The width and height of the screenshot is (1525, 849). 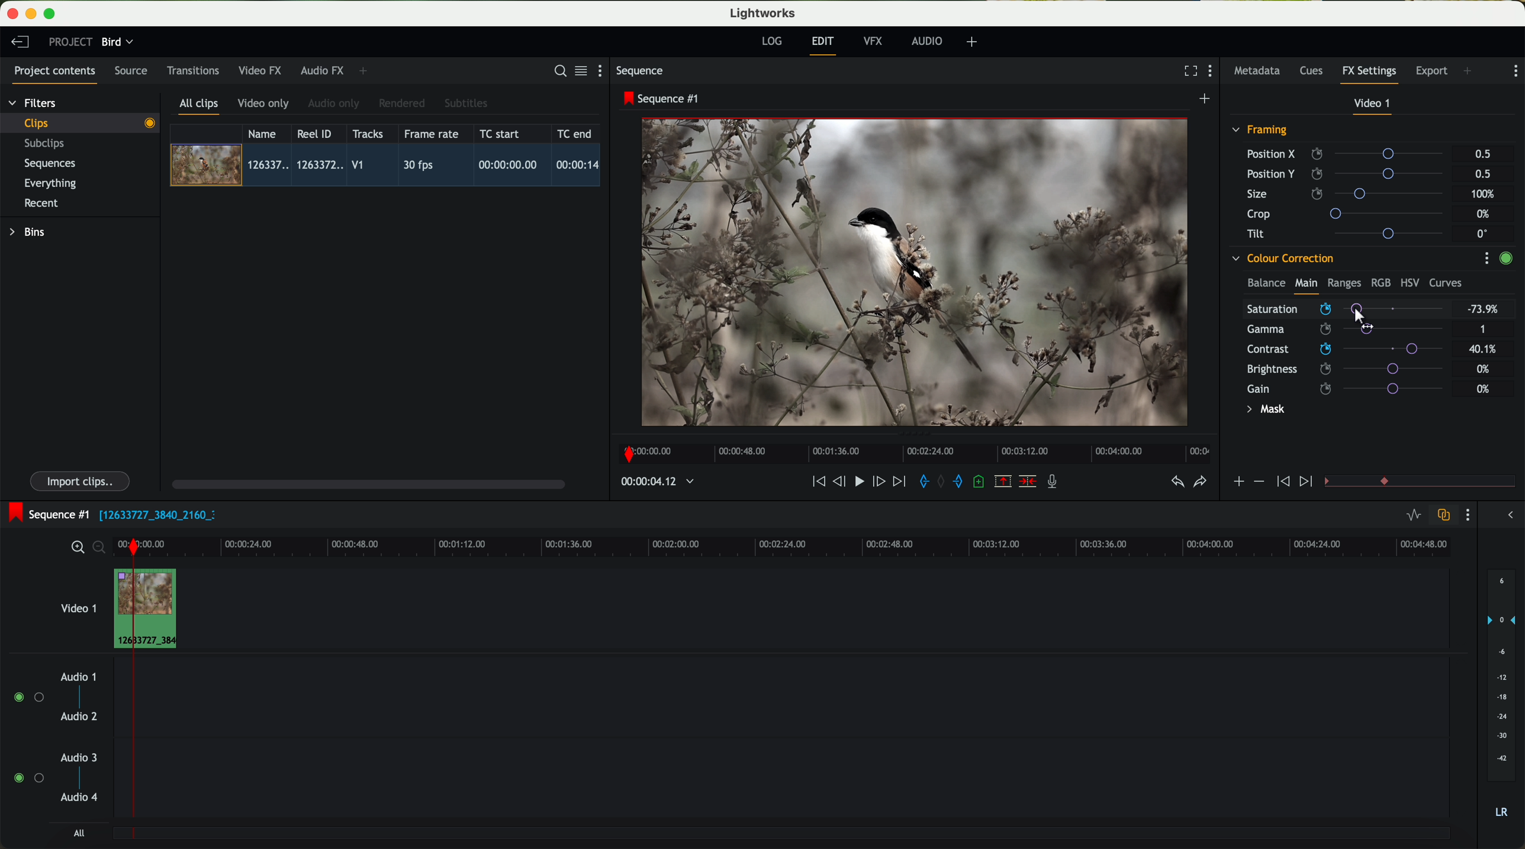 What do you see at coordinates (1315, 72) in the screenshot?
I see `cues` at bounding box center [1315, 72].